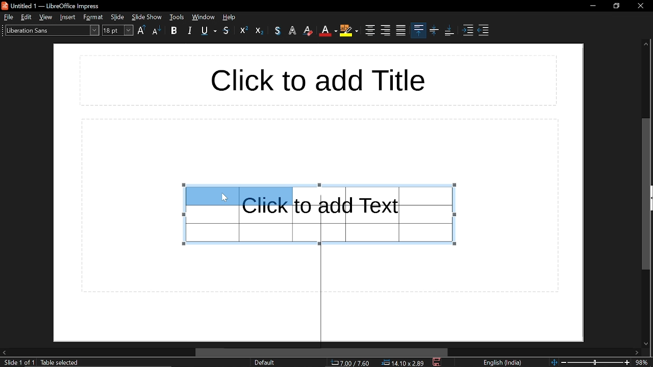  What do you see at coordinates (203, 17) in the screenshot?
I see `tools` at bounding box center [203, 17].